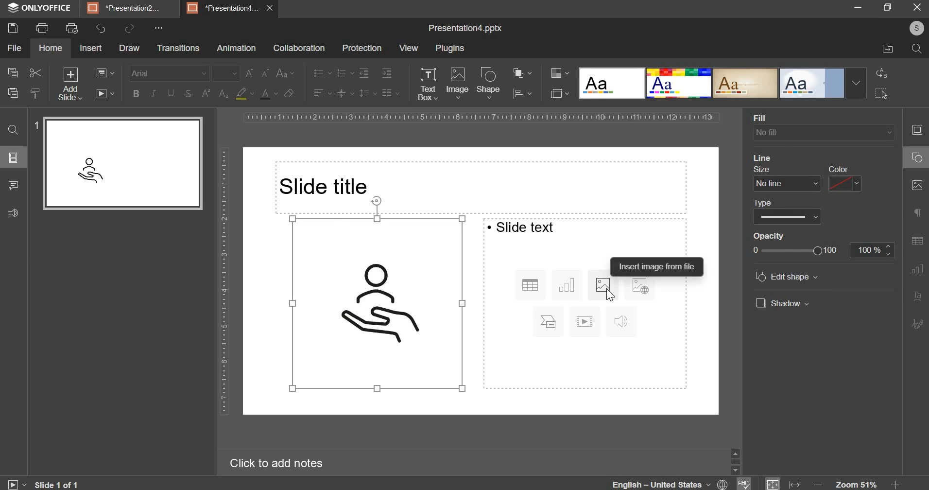 Image resolution: width=929 pixels, height=490 pixels. What do you see at coordinates (916, 28) in the screenshot?
I see `user profile` at bounding box center [916, 28].